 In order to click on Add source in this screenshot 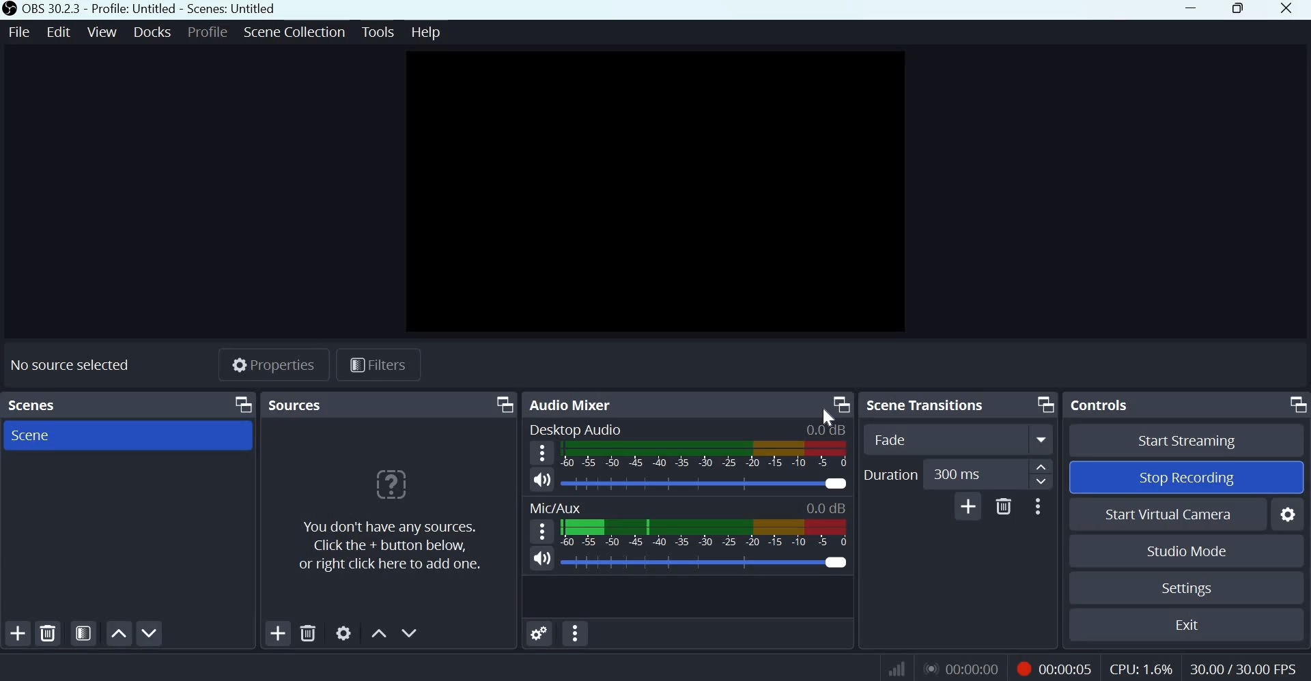, I will do `click(278, 633)`.